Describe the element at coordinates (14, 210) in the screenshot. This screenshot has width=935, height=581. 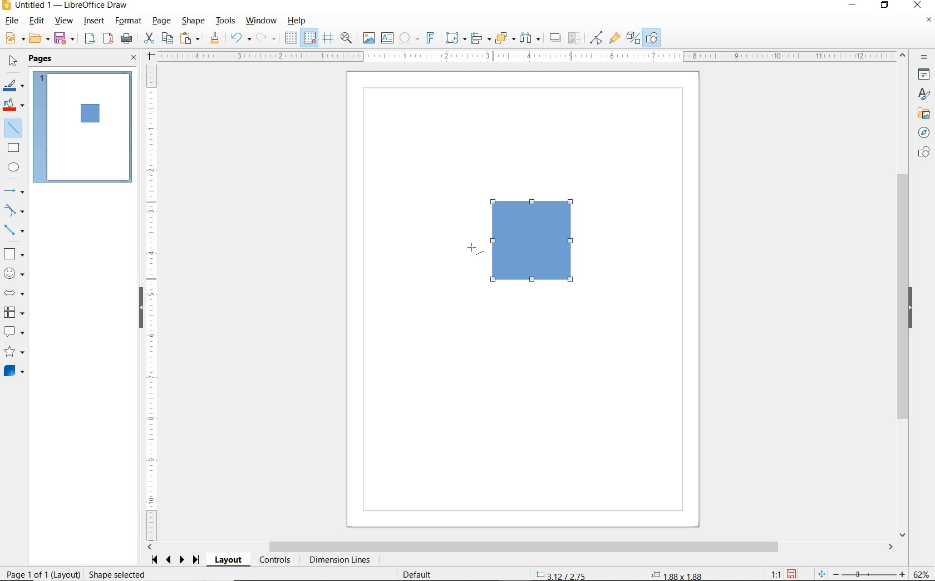
I see `CURVES AND POLYGONS` at that location.